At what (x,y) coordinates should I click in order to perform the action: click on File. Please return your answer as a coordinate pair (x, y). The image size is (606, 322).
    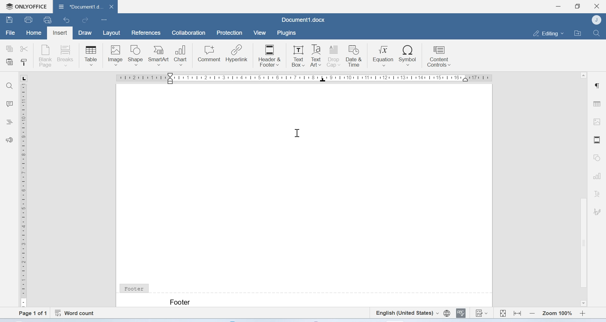
    Looking at the image, I should click on (10, 33).